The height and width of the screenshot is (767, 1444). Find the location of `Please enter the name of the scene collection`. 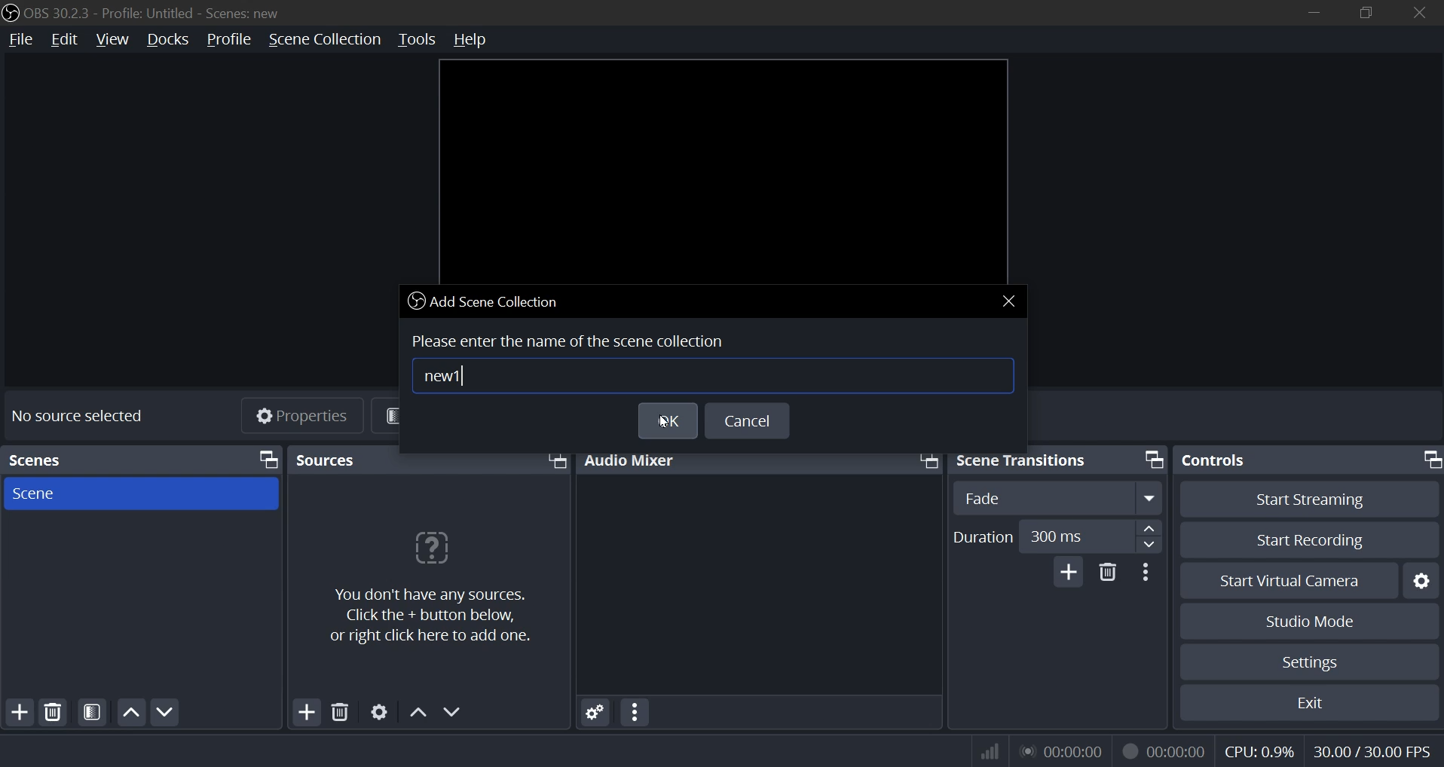

Please enter the name of the scene collection is located at coordinates (577, 338).